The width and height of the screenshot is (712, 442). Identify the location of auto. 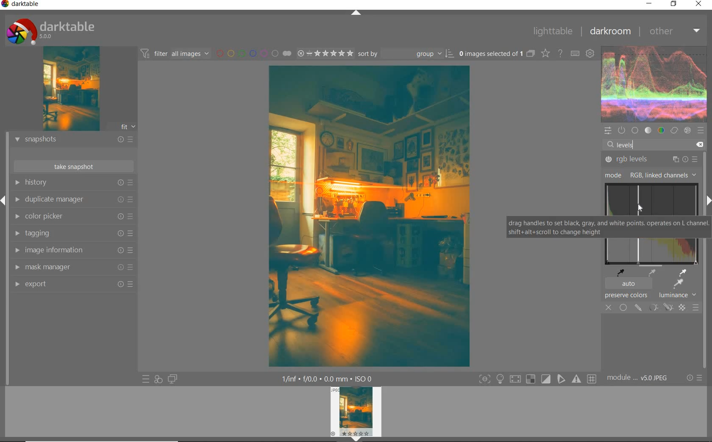
(628, 284).